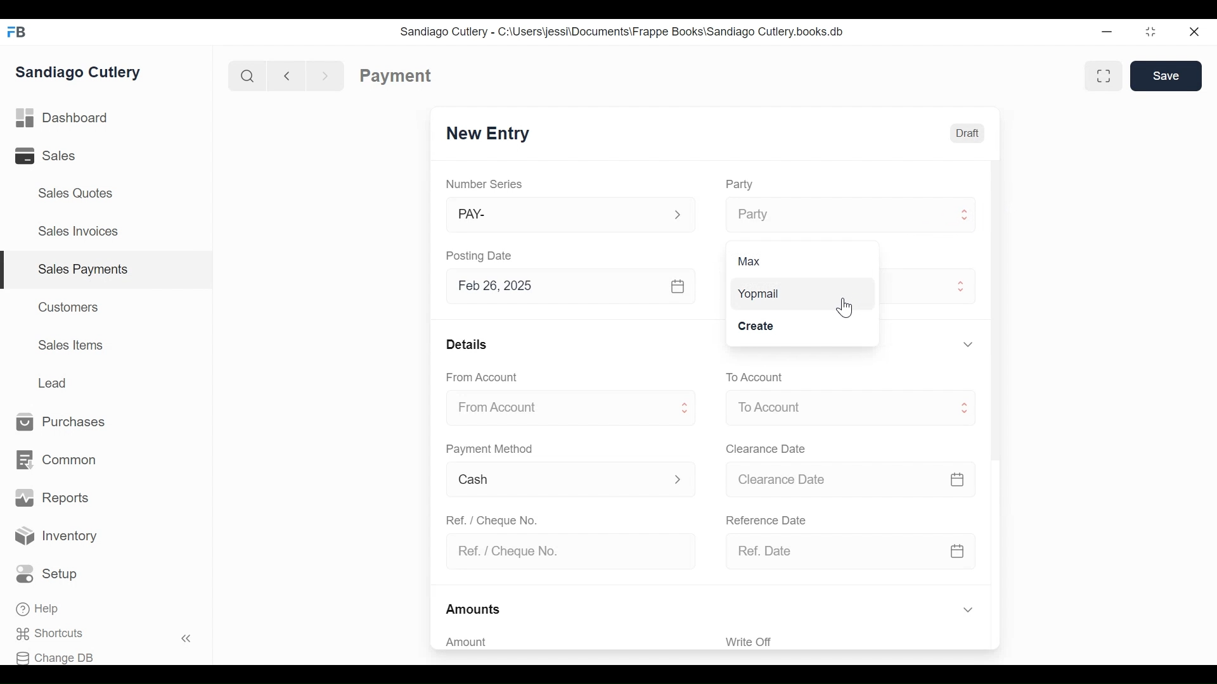  Describe the element at coordinates (474, 610) in the screenshot. I see `Amounts` at that location.